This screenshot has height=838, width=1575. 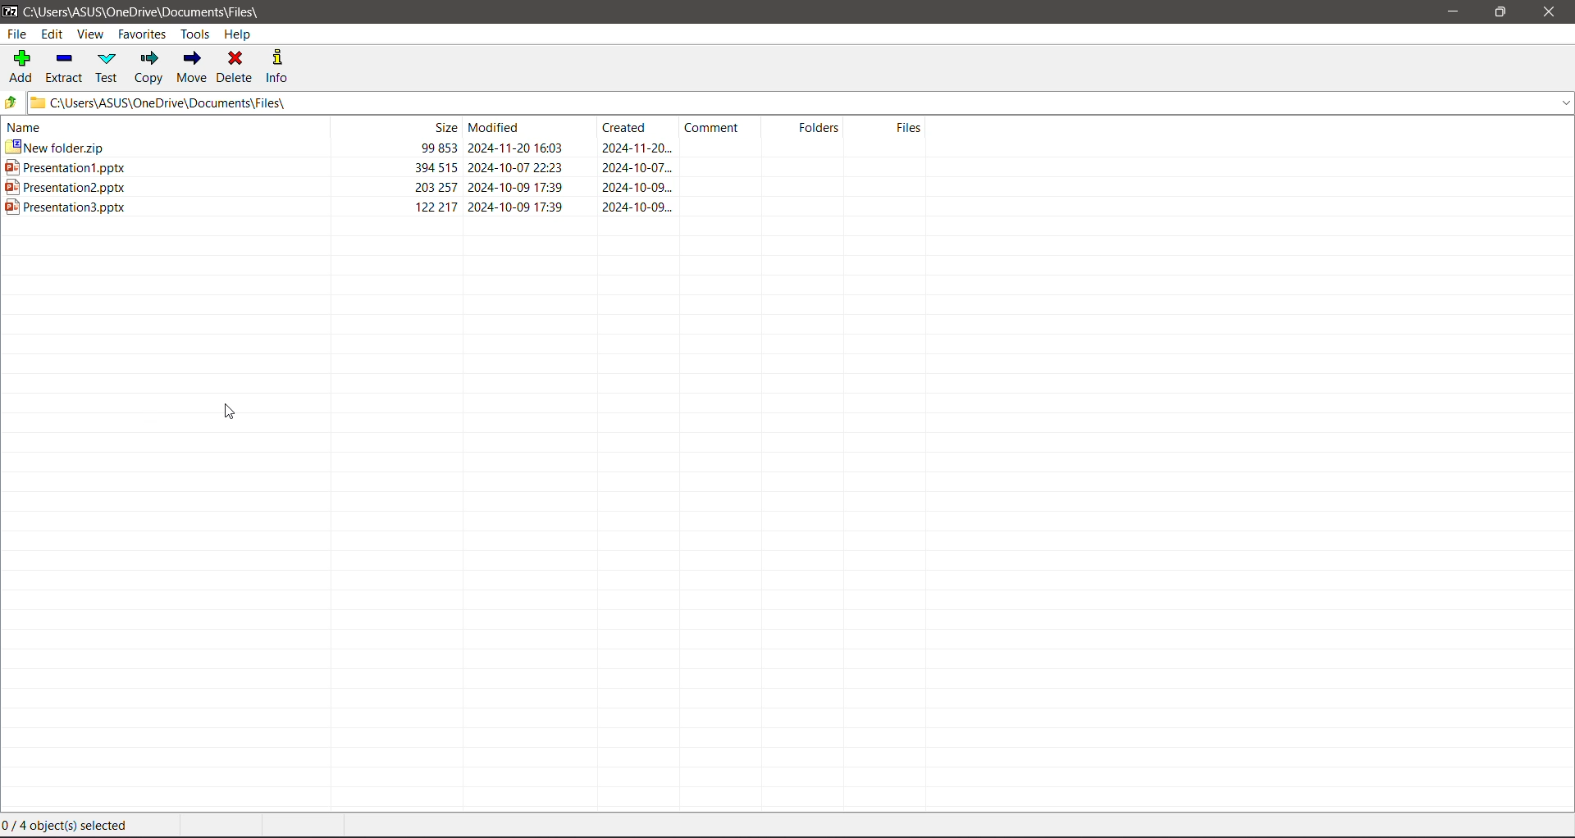 I want to click on created, so click(x=632, y=126).